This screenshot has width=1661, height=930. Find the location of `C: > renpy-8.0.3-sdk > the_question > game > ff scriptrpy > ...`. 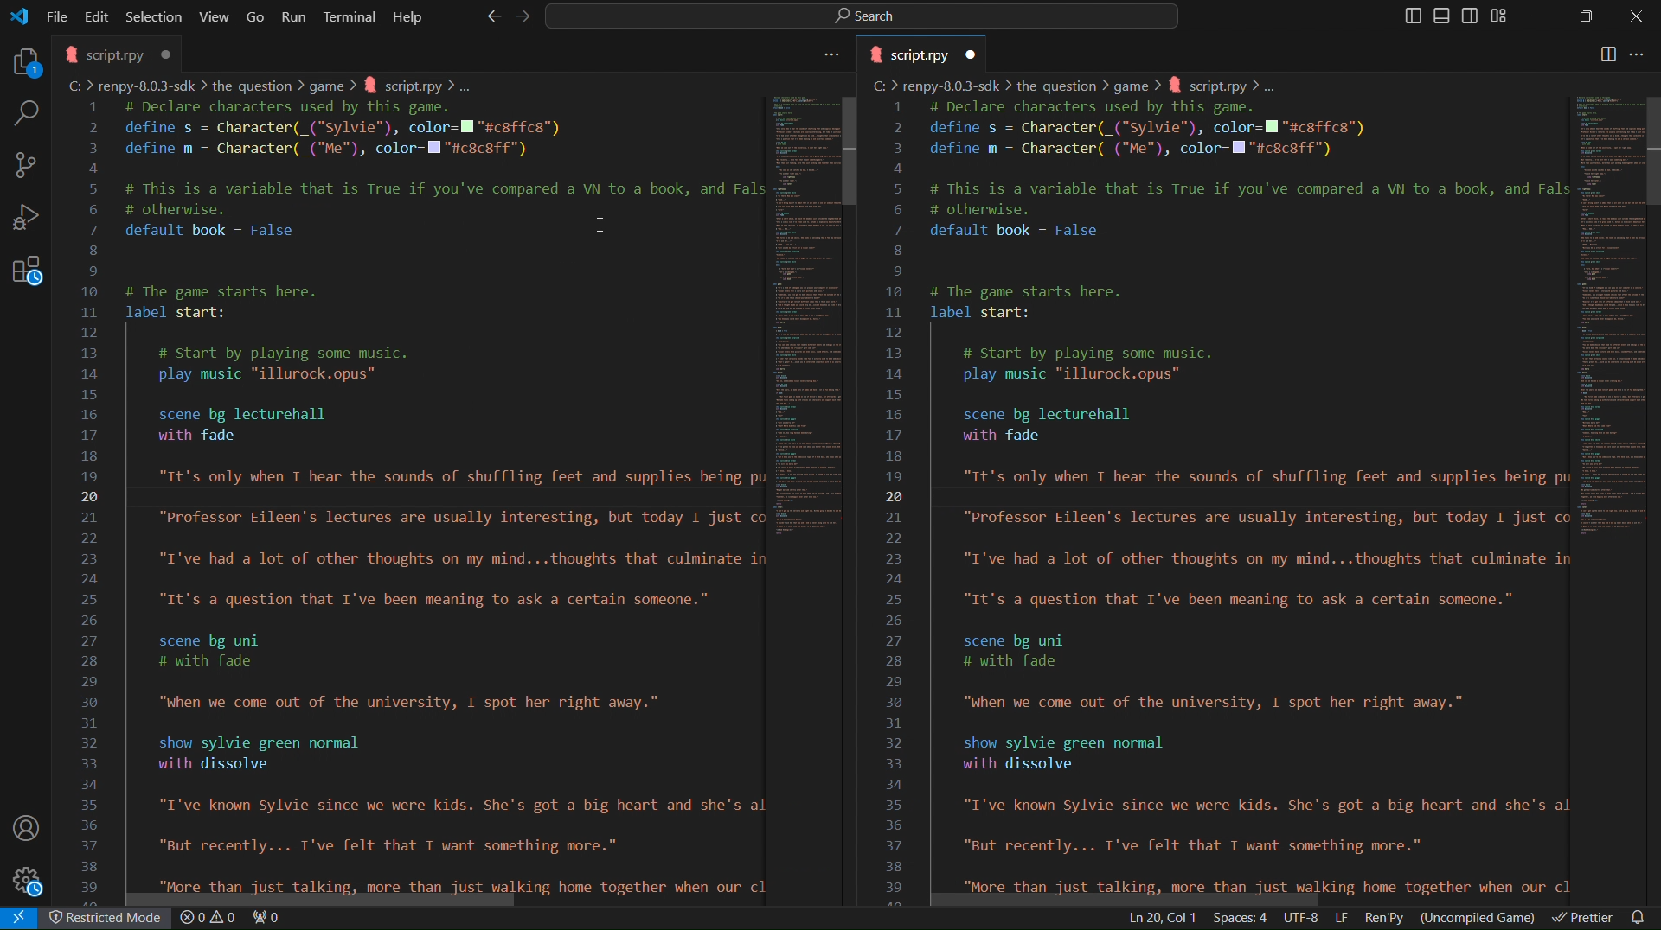

C: > renpy-8.0.3-sdk > the_question > game > ff scriptrpy > ... is located at coordinates (275, 86).